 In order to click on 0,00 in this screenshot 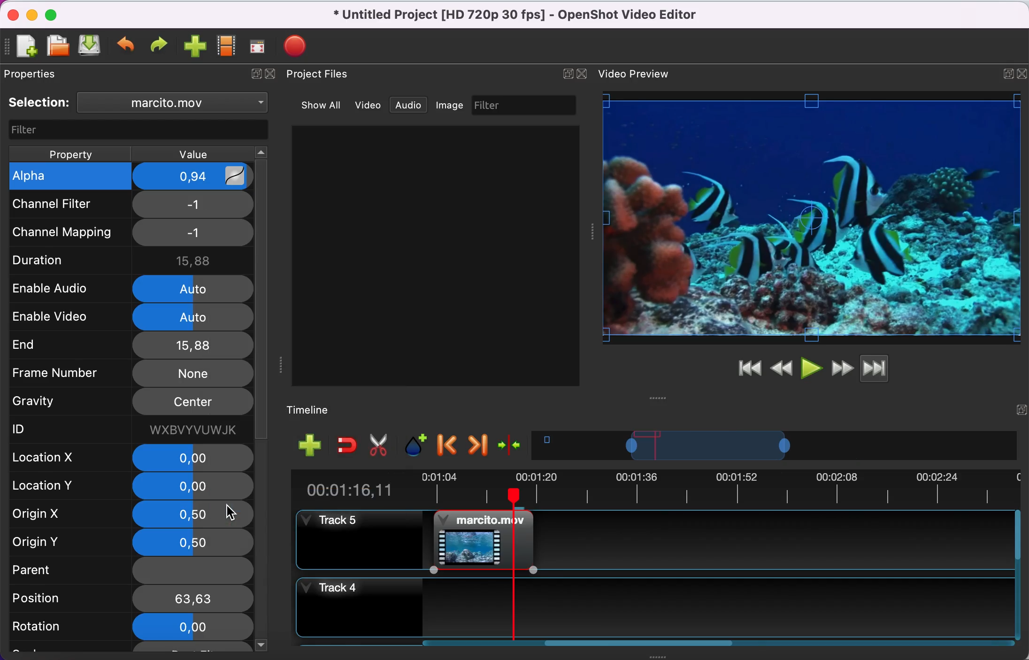, I will do `click(194, 487)`.